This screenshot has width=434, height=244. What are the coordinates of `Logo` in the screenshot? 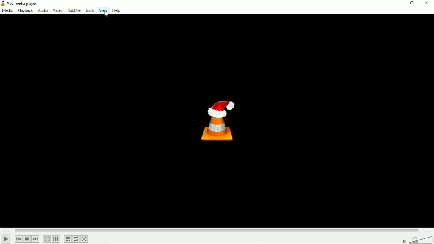 It's located at (217, 122).